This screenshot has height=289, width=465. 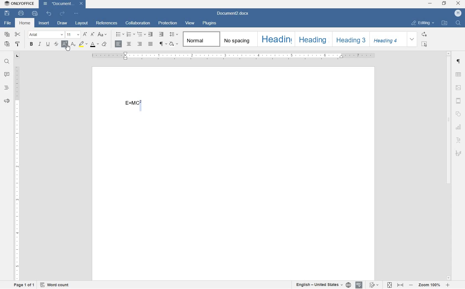 What do you see at coordinates (358, 285) in the screenshot?
I see `spell checking` at bounding box center [358, 285].